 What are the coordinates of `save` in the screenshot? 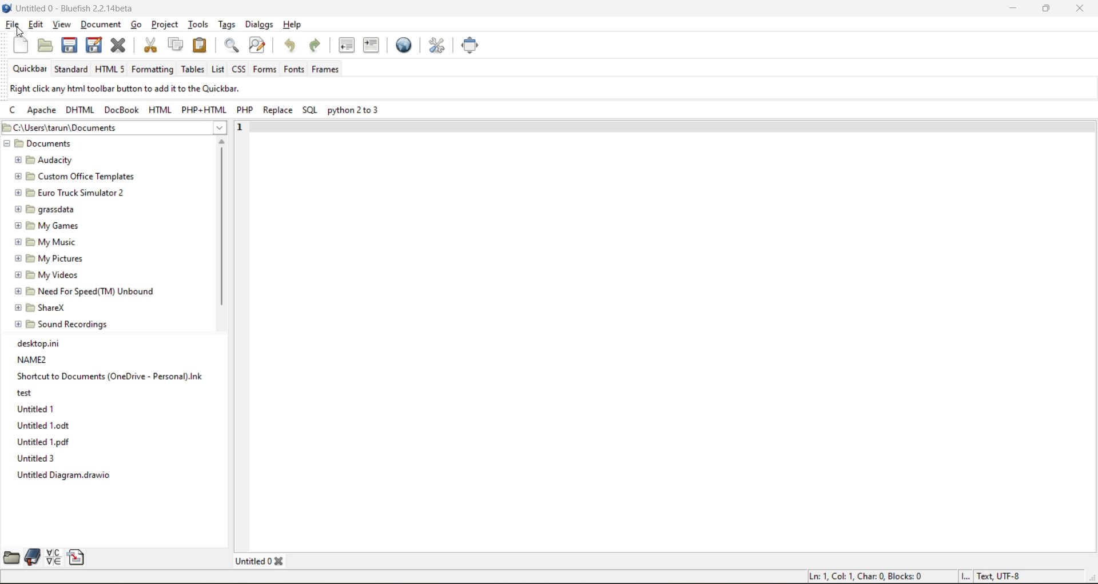 It's located at (69, 45).